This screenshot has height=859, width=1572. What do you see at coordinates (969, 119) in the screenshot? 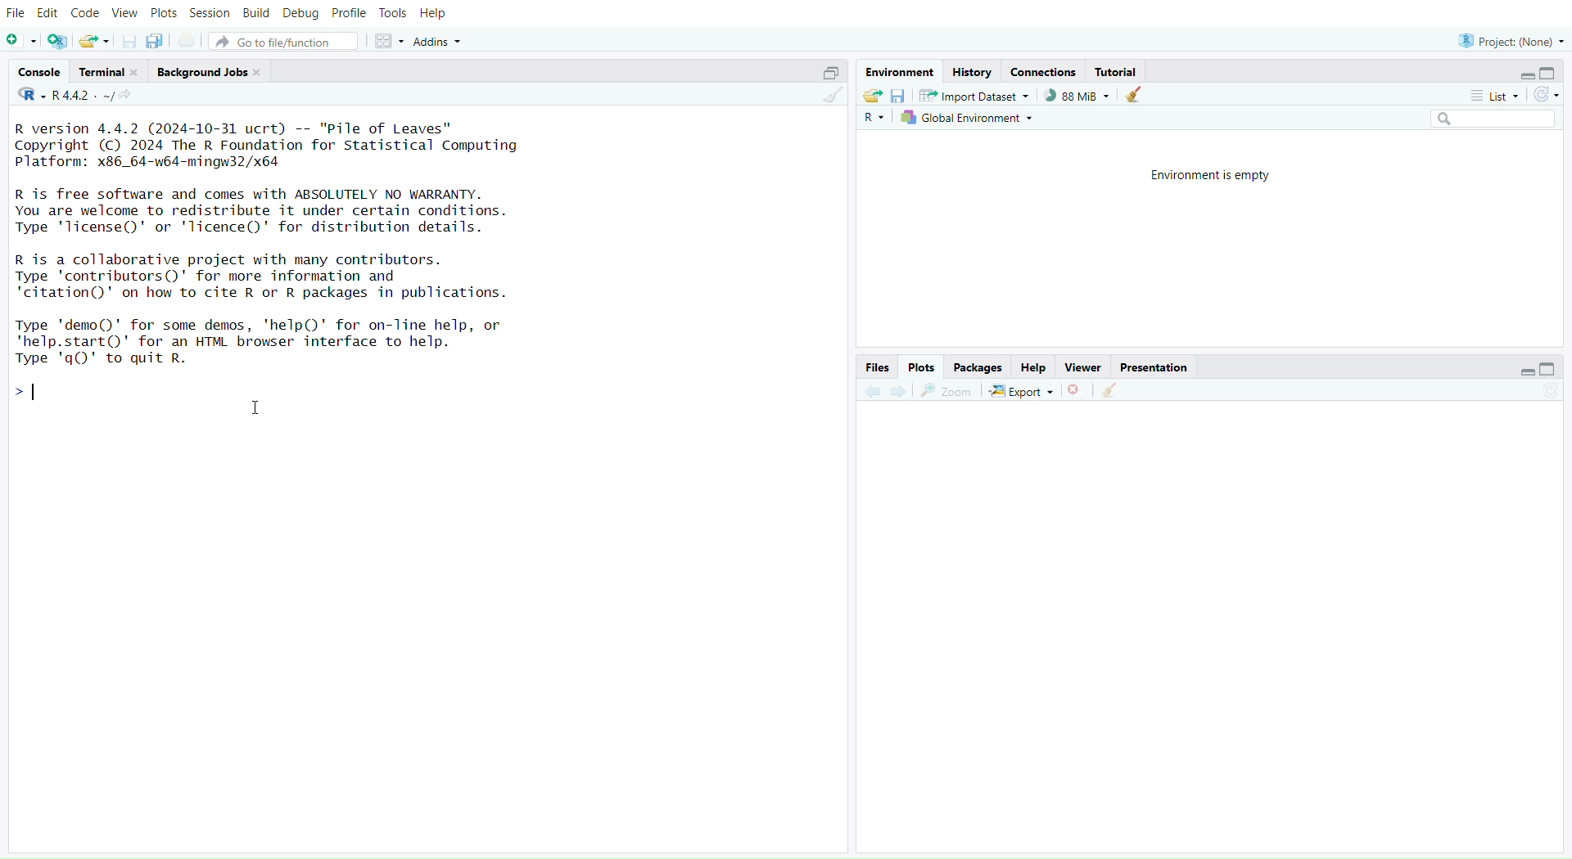
I see `global environment` at bounding box center [969, 119].